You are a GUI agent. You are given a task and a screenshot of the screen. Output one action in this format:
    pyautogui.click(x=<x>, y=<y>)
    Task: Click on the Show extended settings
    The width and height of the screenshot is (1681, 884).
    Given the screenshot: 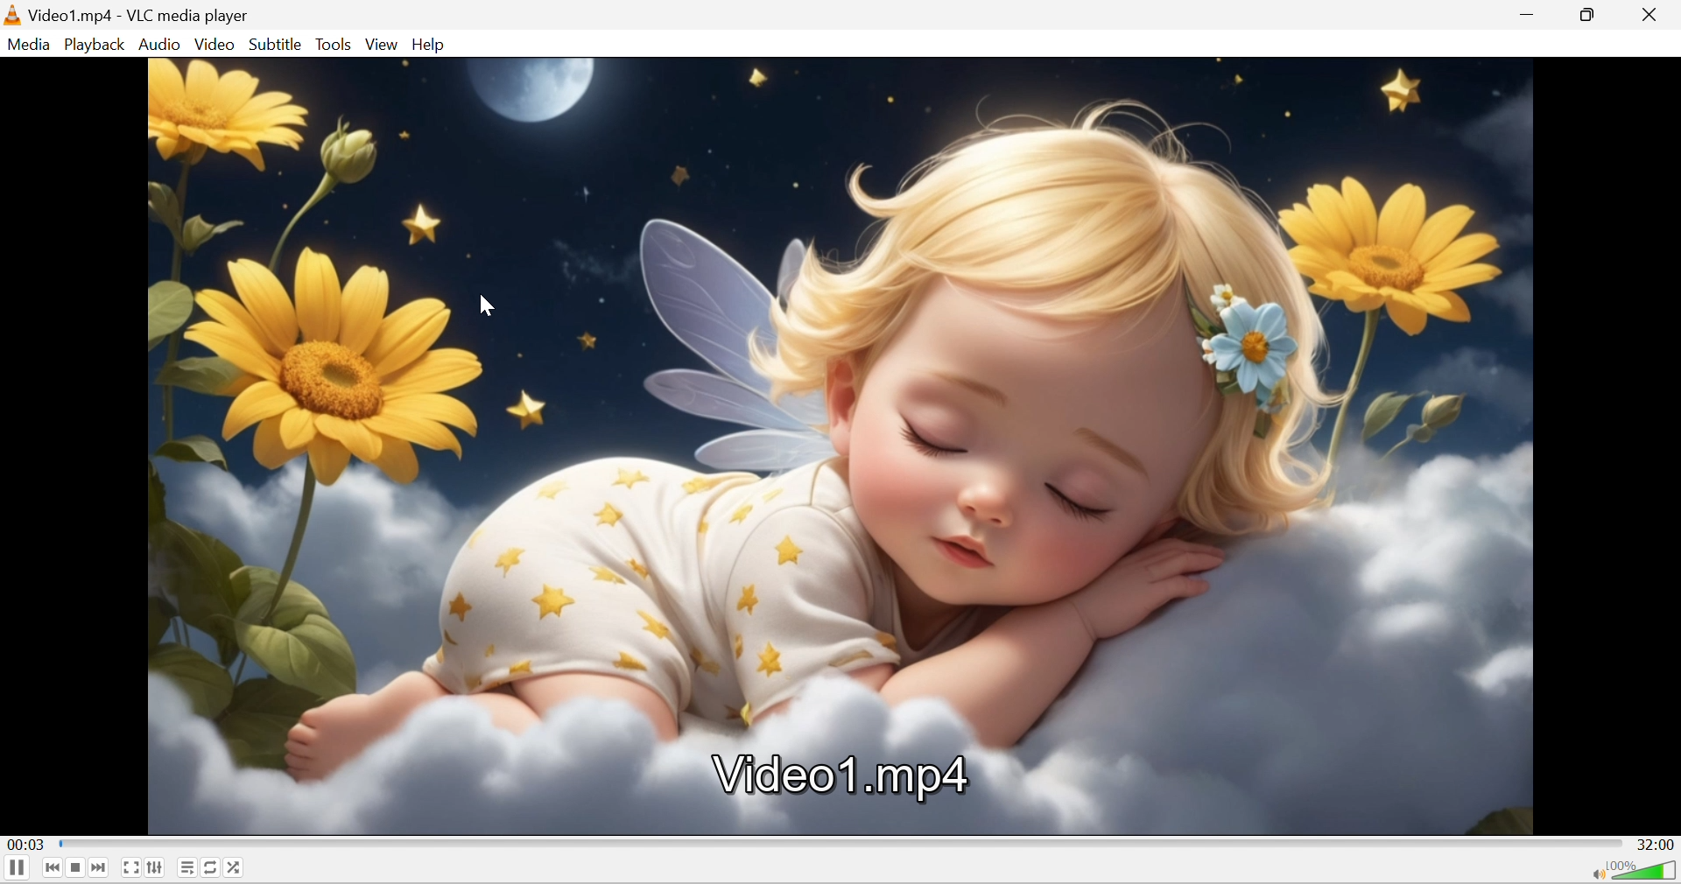 What is the action you would take?
    pyautogui.click(x=157, y=867)
    